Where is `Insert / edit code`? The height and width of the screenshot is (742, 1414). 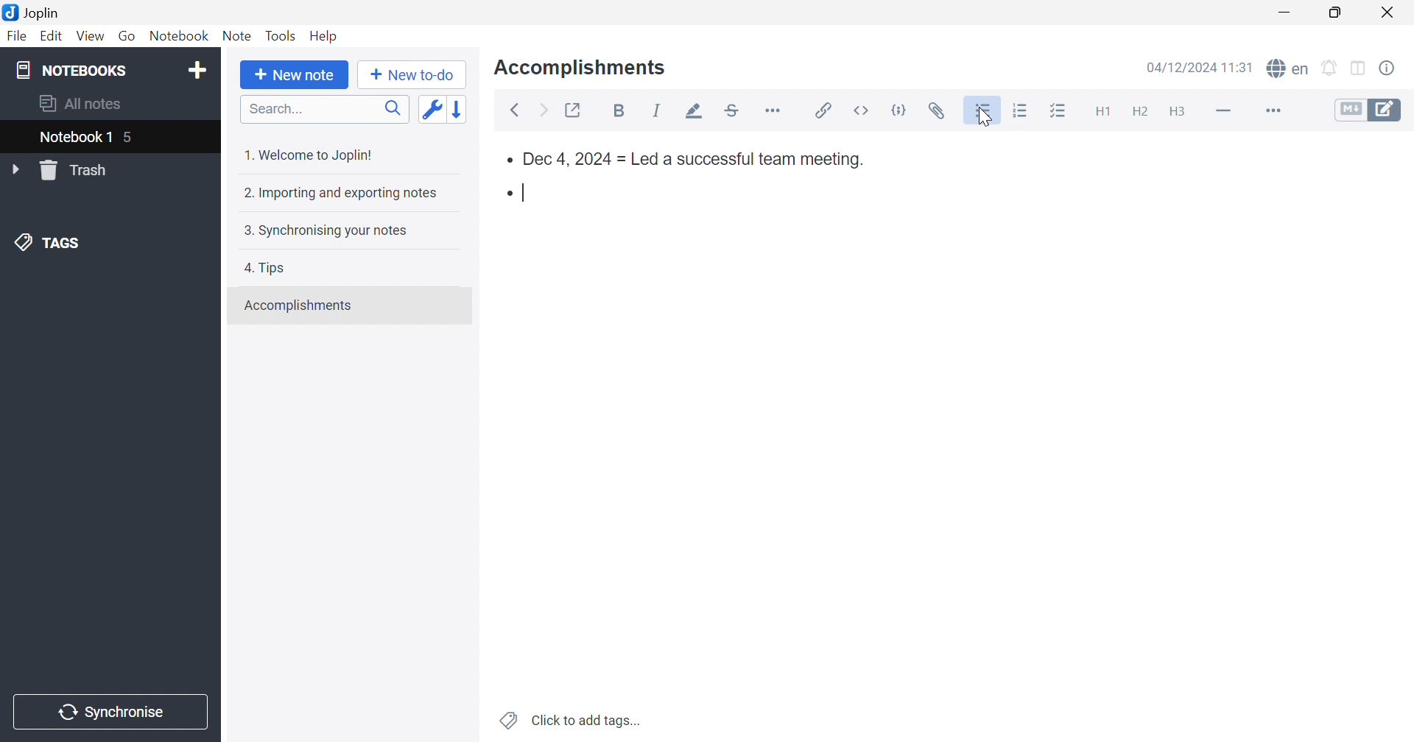 Insert / edit code is located at coordinates (820, 110).